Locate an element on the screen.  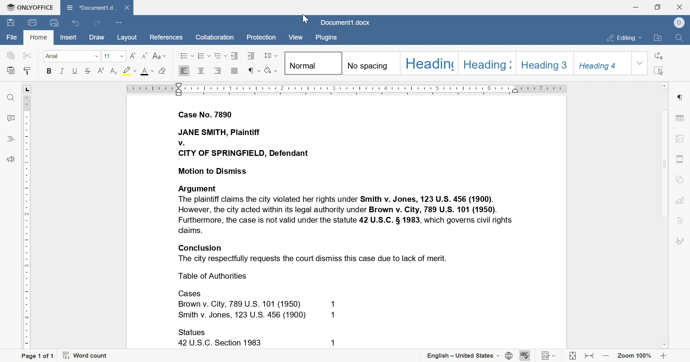
italic is located at coordinates (63, 71).